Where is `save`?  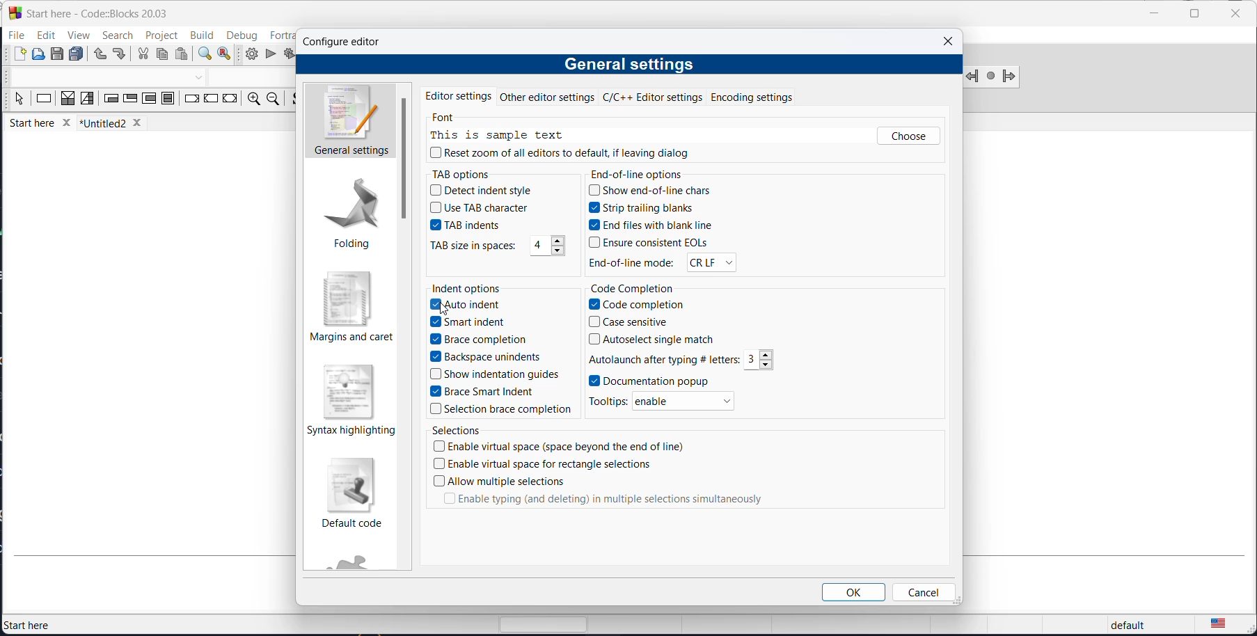 save is located at coordinates (58, 54).